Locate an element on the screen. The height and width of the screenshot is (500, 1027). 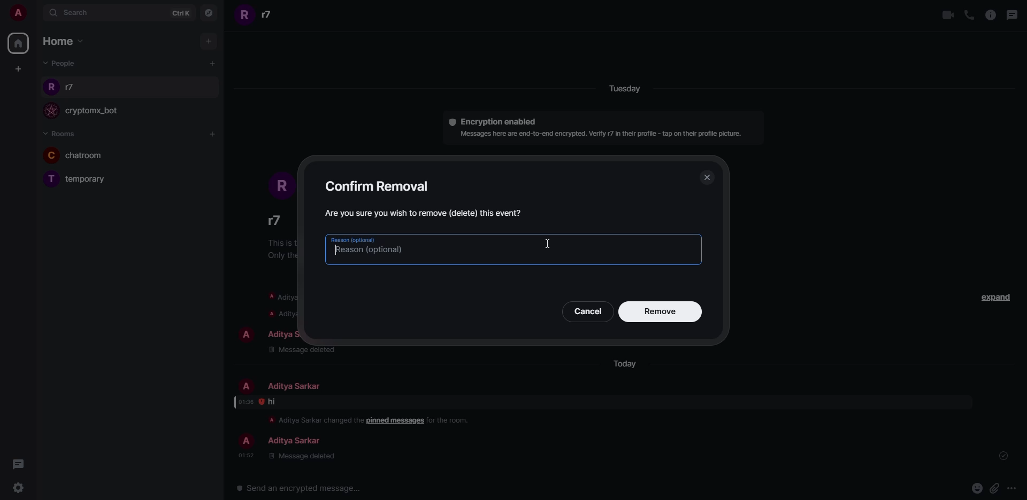
people is located at coordinates (74, 88).